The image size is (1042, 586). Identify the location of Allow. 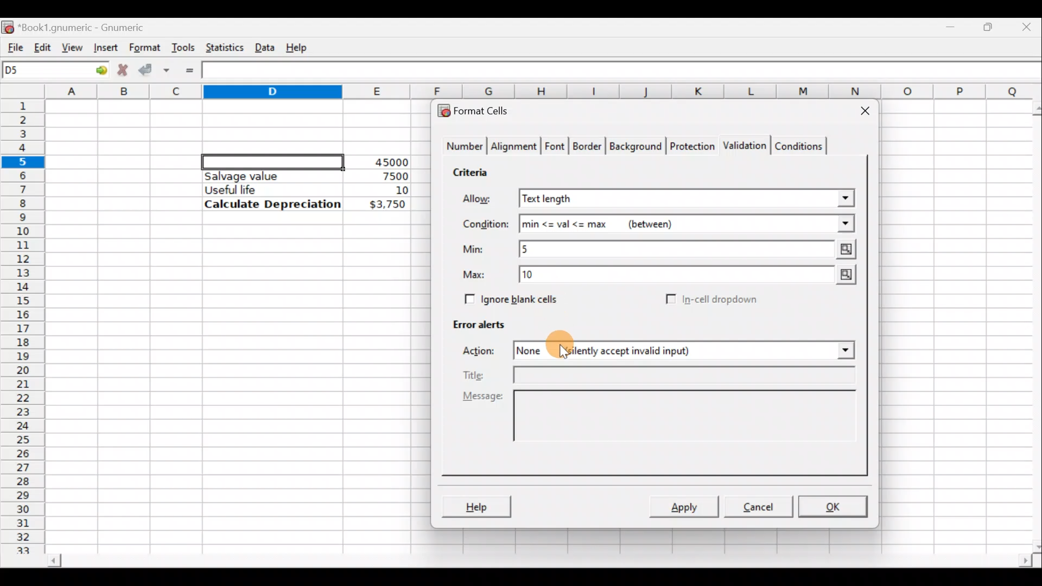
(485, 200).